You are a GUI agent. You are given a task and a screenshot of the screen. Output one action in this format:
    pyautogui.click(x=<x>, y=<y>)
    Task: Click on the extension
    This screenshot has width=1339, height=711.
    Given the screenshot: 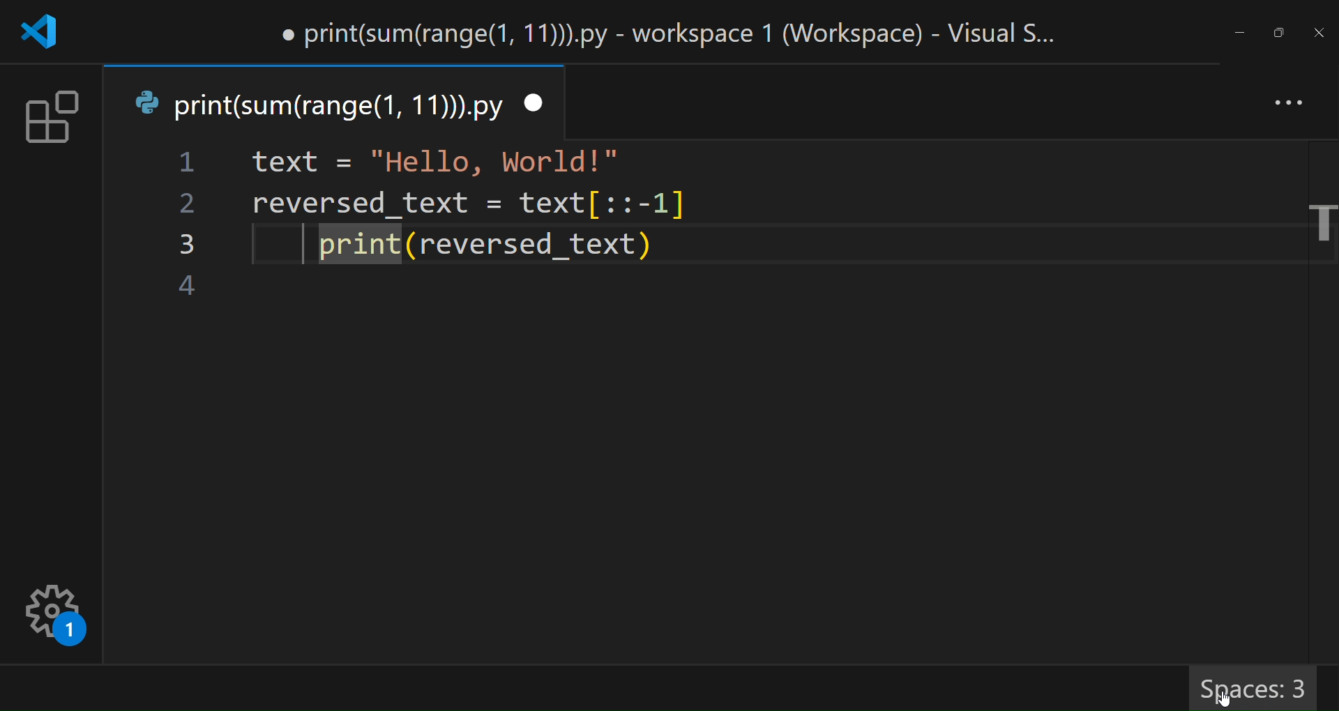 What is the action you would take?
    pyautogui.click(x=50, y=121)
    